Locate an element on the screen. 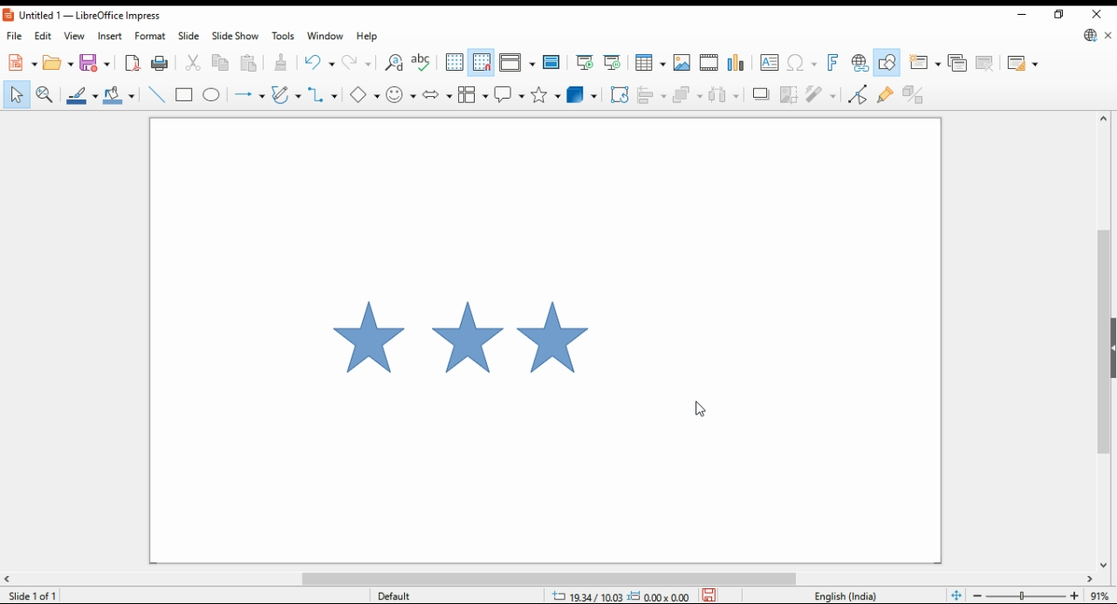  master slide is located at coordinates (552, 62).